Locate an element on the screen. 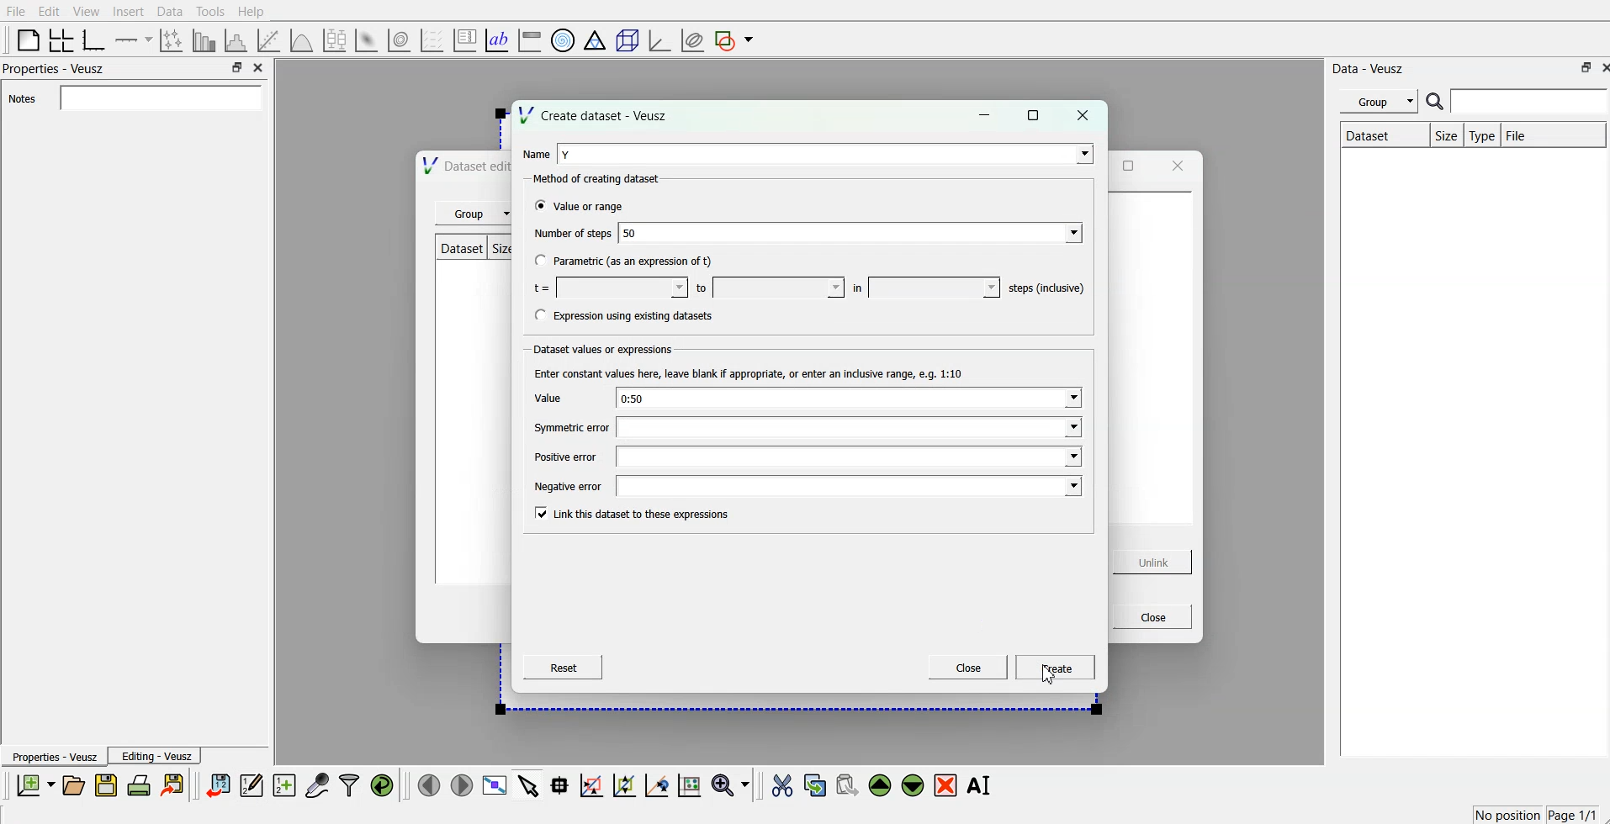 The height and width of the screenshot is (824, 1610). histogram is located at coordinates (237, 39).